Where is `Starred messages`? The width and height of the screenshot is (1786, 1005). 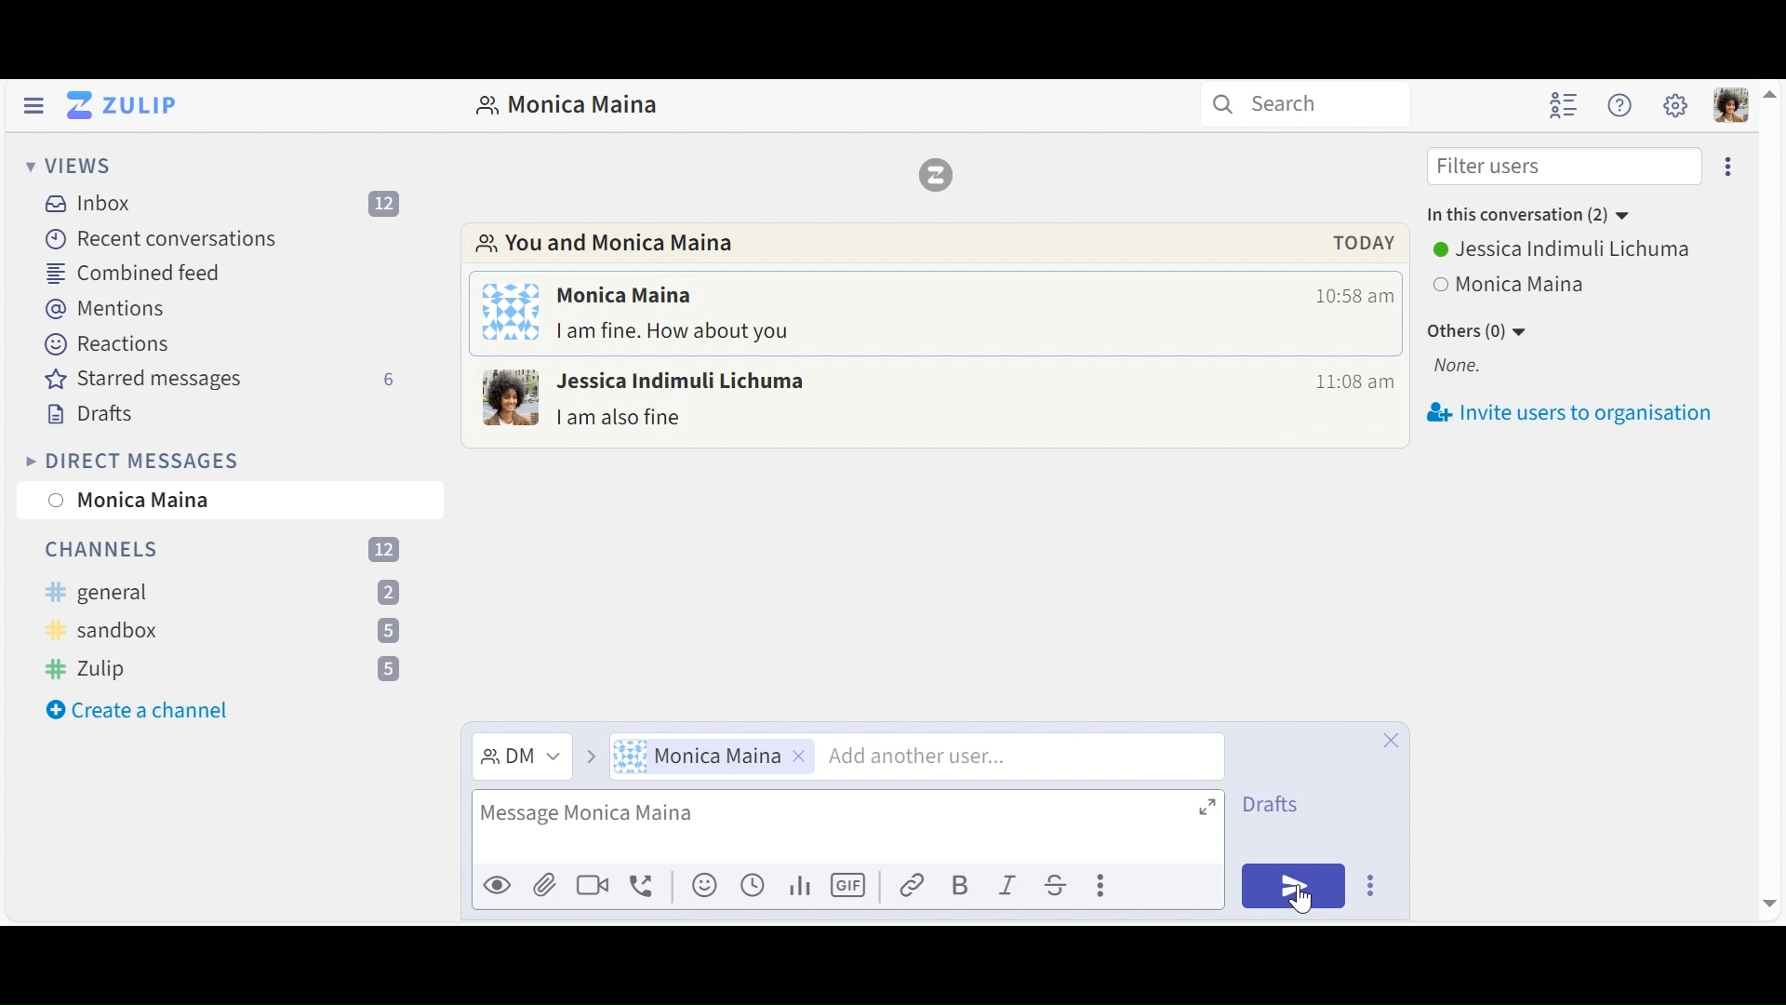 Starred messages is located at coordinates (217, 378).